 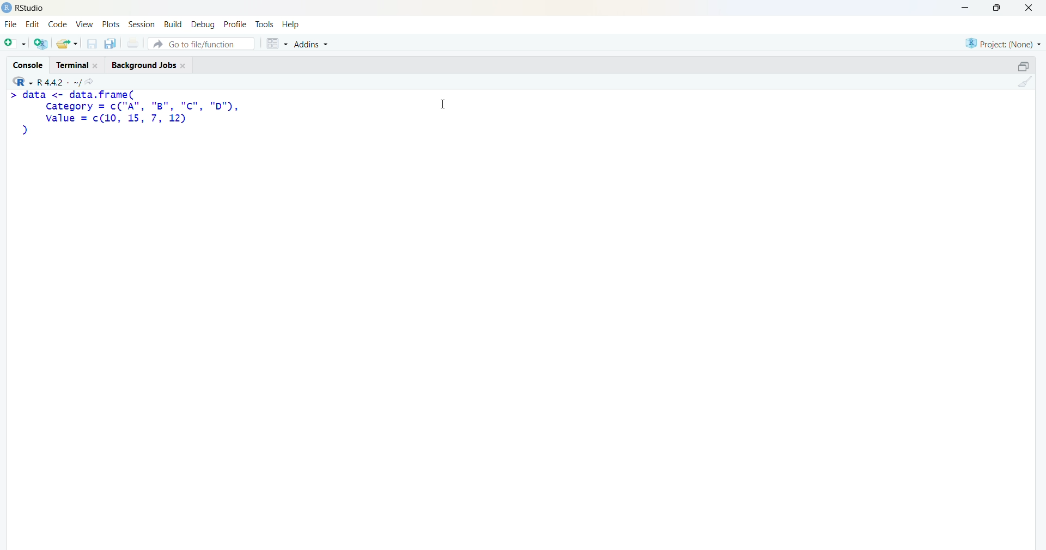 I want to click on Background Jobs, so click(x=148, y=63).